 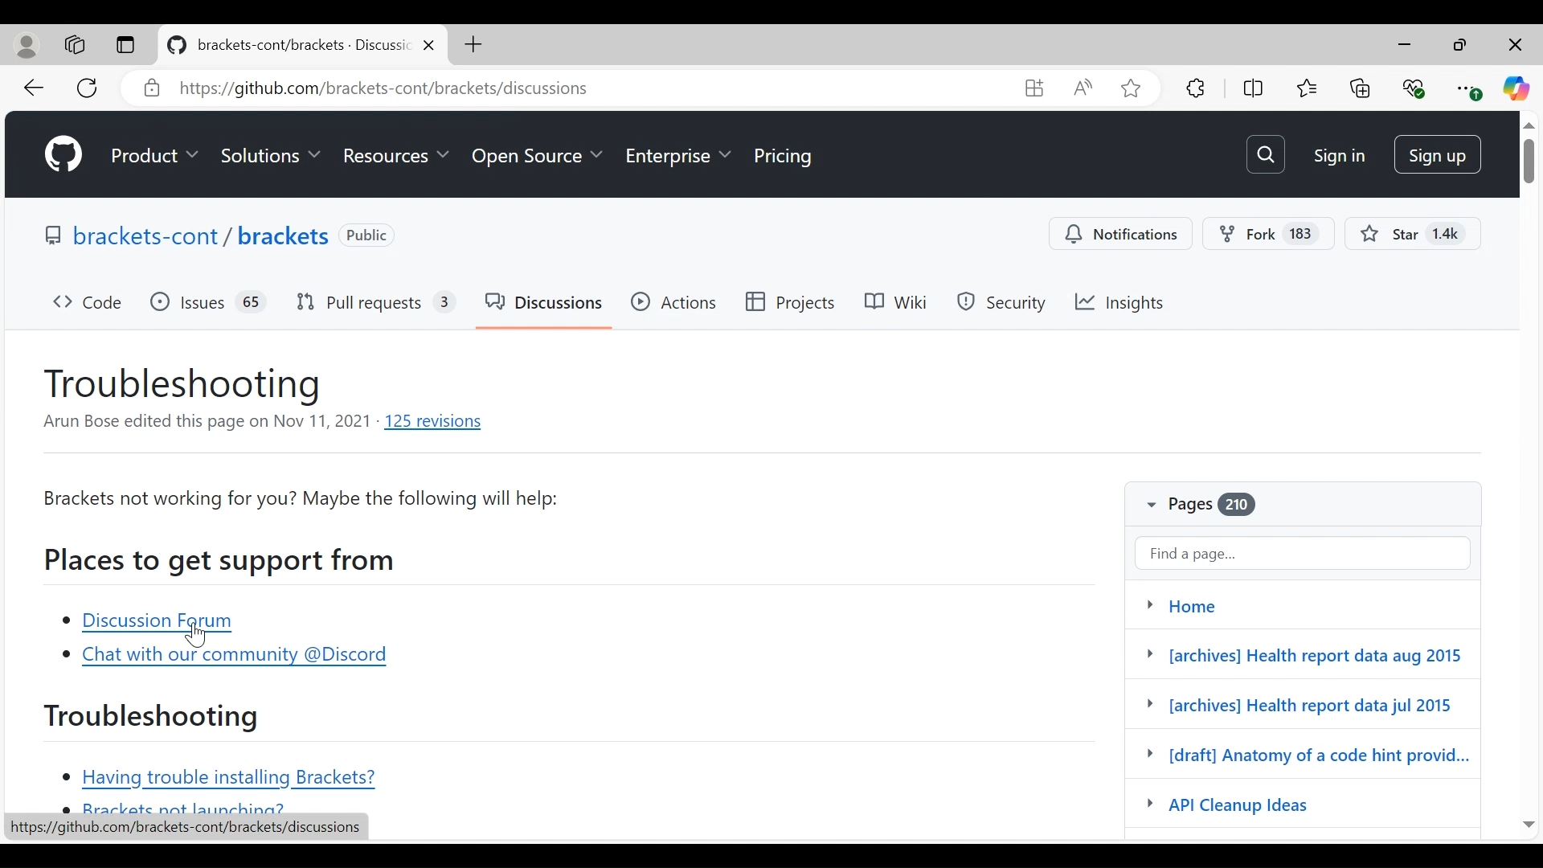 What do you see at coordinates (186, 384) in the screenshot?
I see `Troubleshooting` at bounding box center [186, 384].